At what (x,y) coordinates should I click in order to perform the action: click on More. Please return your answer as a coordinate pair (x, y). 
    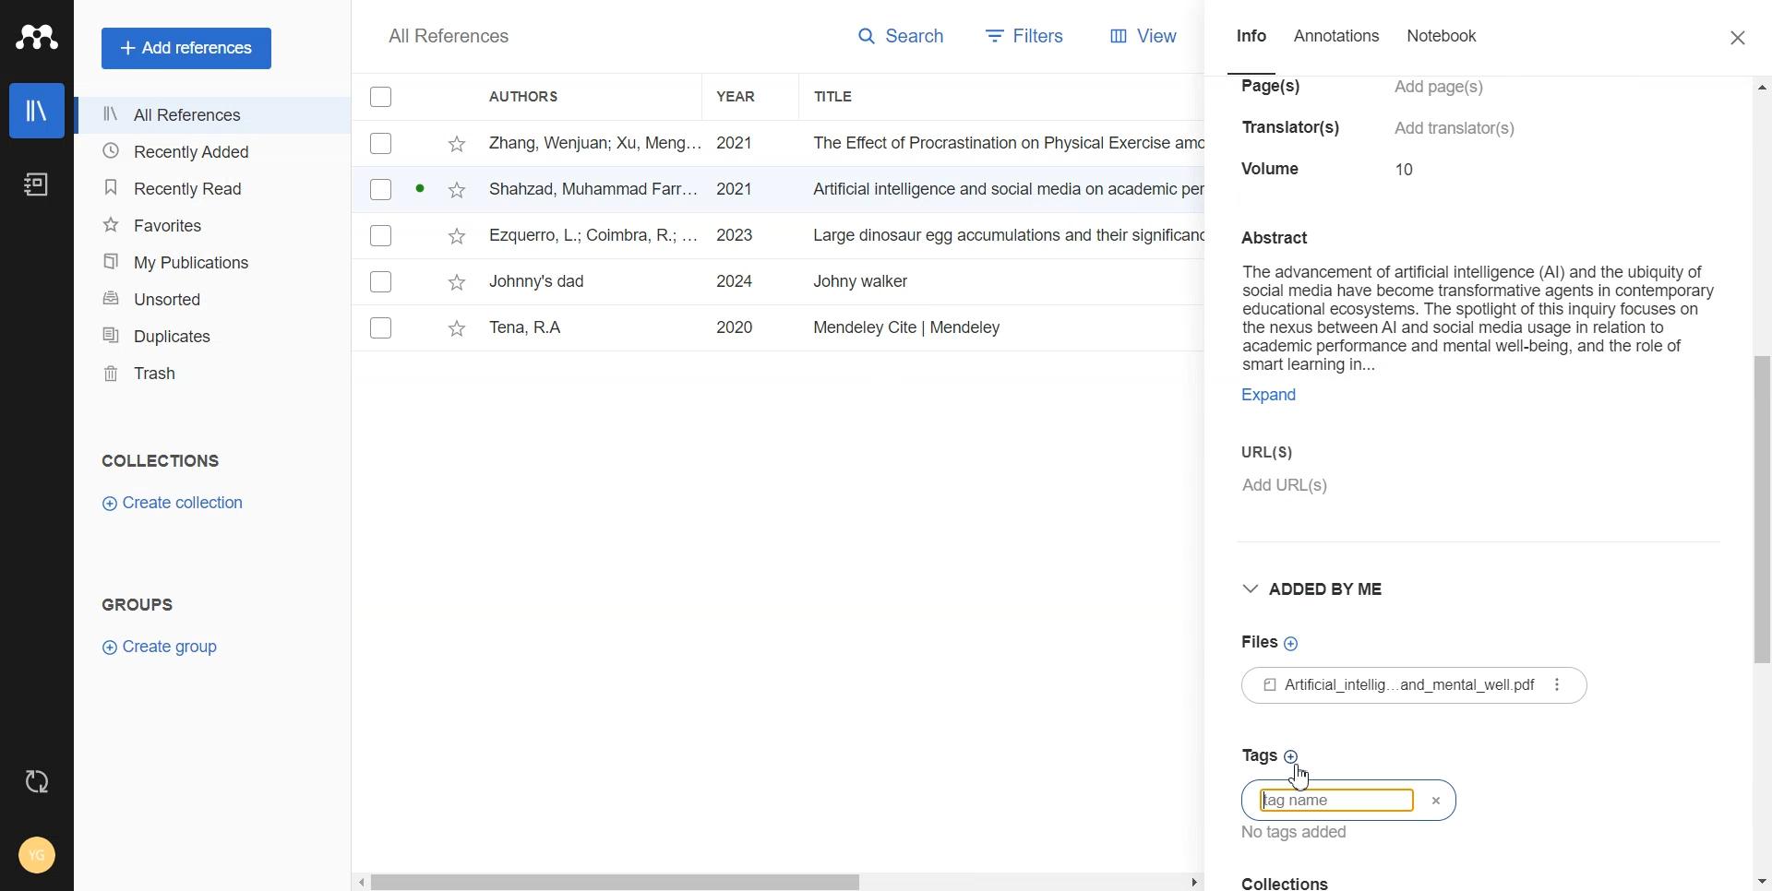
    Looking at the image, I should click on (1555, 685).